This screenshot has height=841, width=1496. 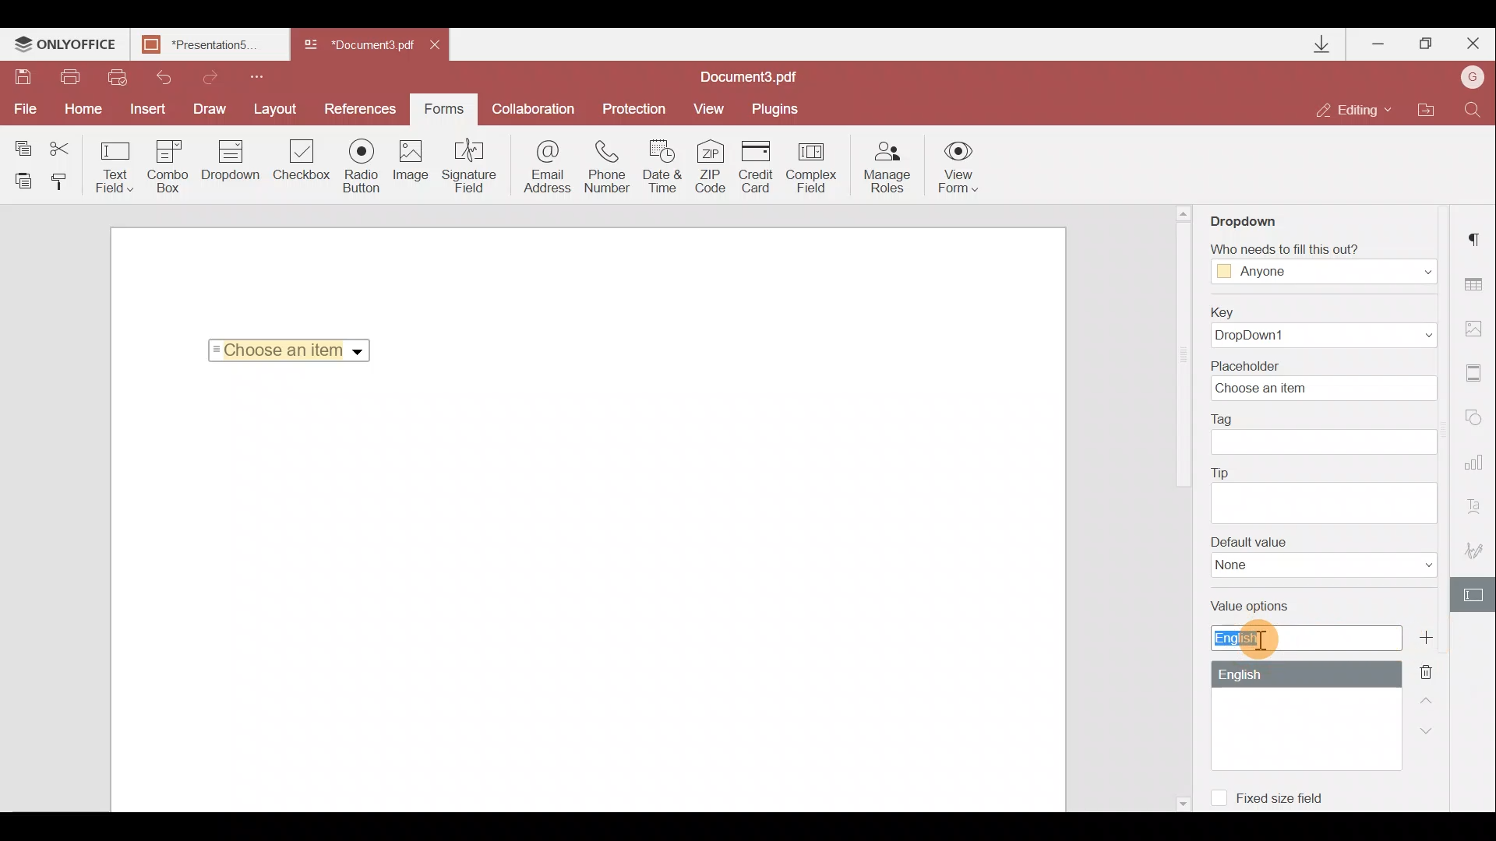 What do you see at coordinates (22, 79) in the screenshot?
I see `Save` at bounding box center [22, 79].